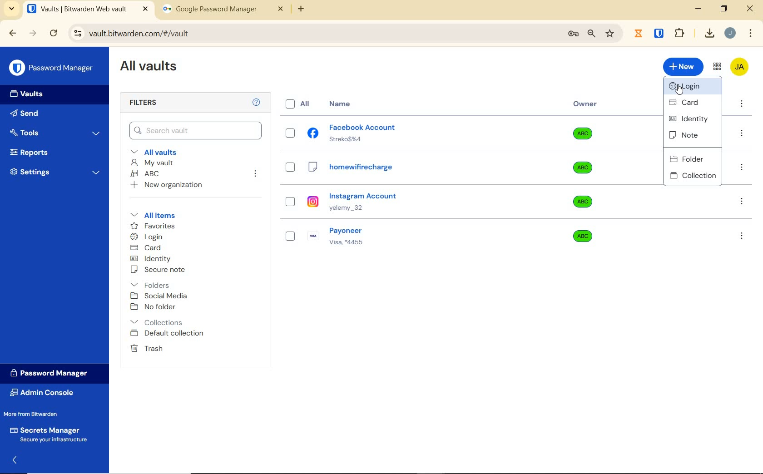 This screenshot has width=763, height=474. Describe the element at coordinates (157, 151) in the screenshot. I see `All vaults` at that location.